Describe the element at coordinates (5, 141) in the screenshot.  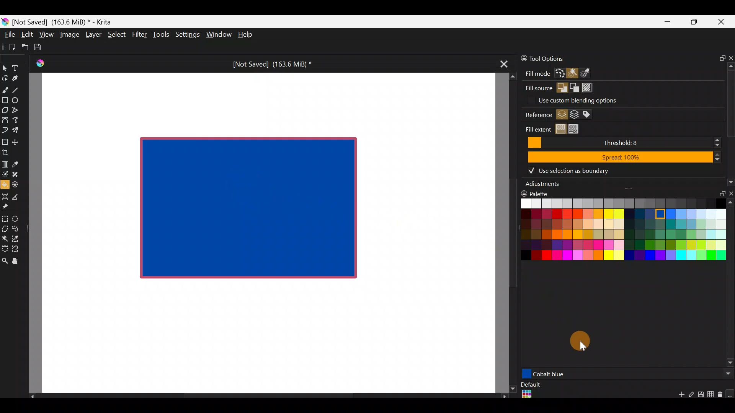
I see `Transform a layer/selection` at that location.